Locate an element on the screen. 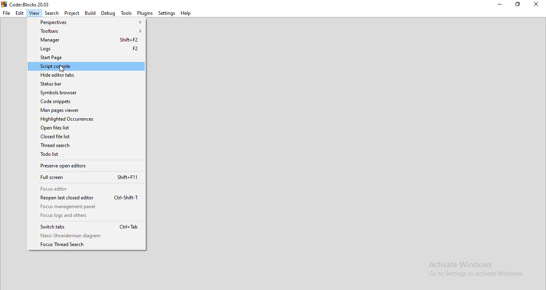 The height and width of the screenshot is (290, 546). Restore is located at coordinates (518, 5).